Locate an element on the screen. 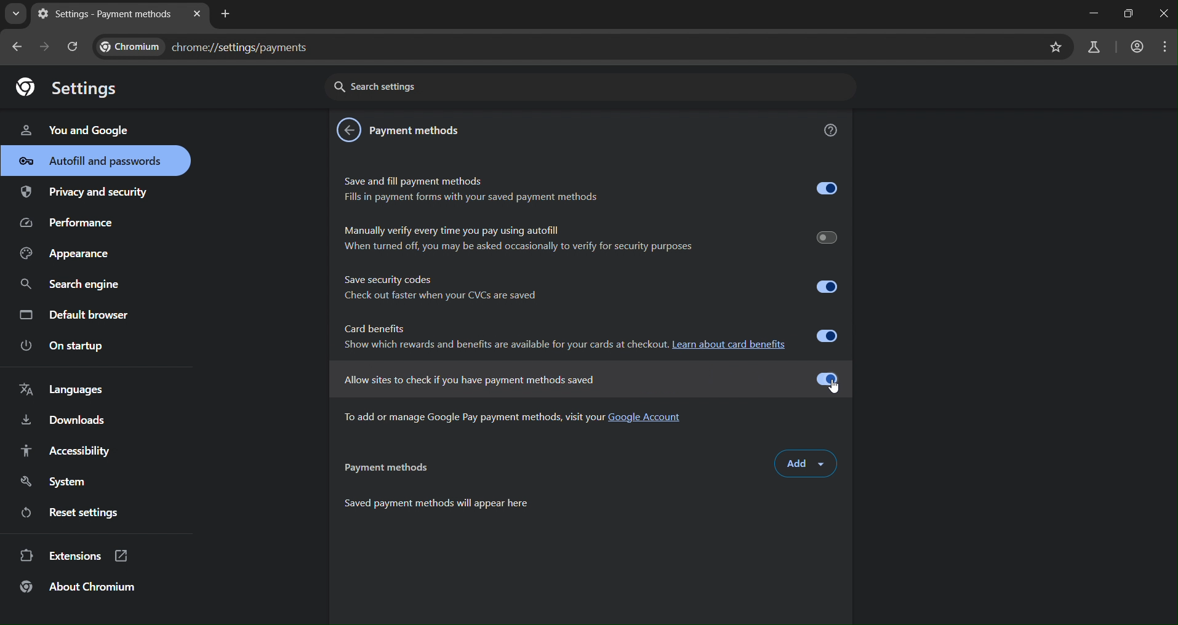 This screenshot has width=1178, height=625. To add or manage Google Pay payment methods, visit your is located at coordinates (465, 418).